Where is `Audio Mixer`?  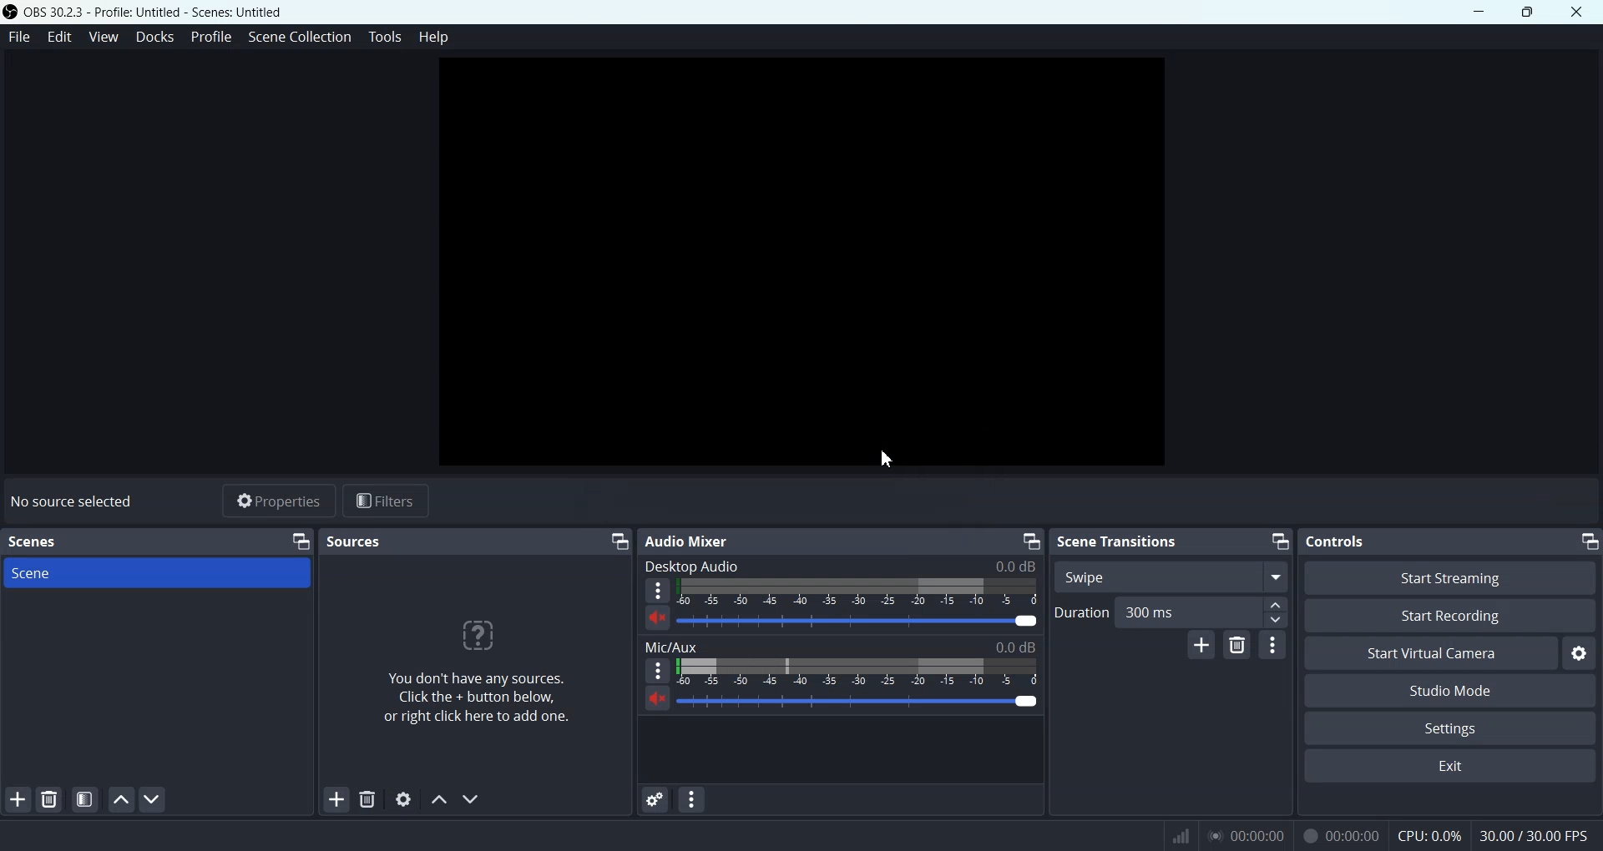 Audio Mixer is located at coordinates (690, 541).